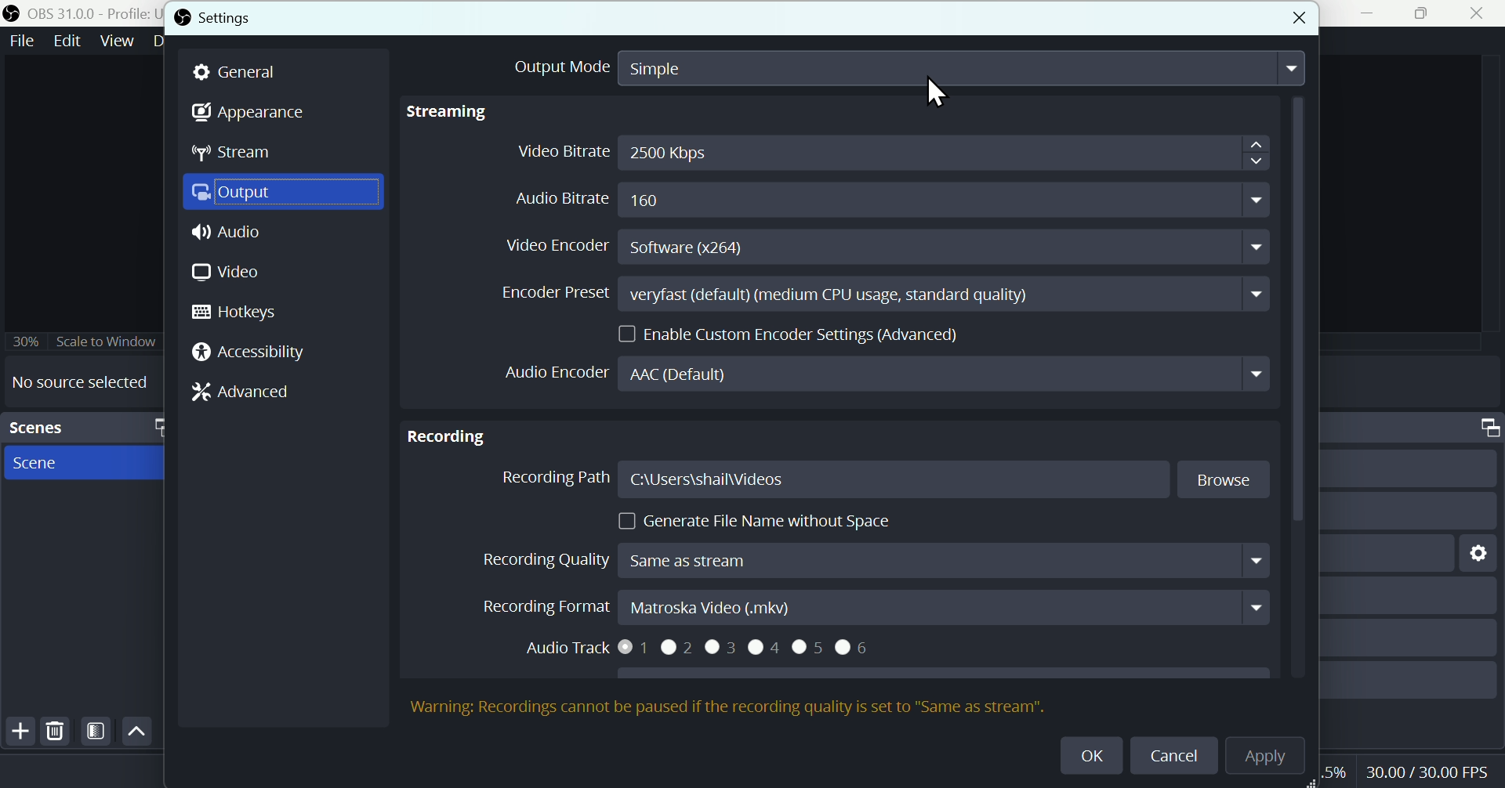 The image size is (1505, 788). I want to click on File, so click(23, 40).